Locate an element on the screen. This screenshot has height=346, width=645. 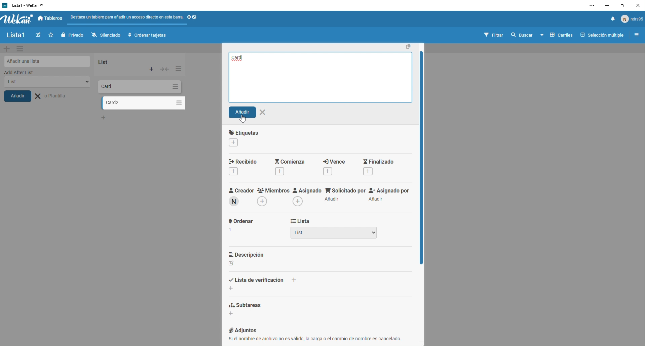
Anadir is located at coordinates (251, 114).